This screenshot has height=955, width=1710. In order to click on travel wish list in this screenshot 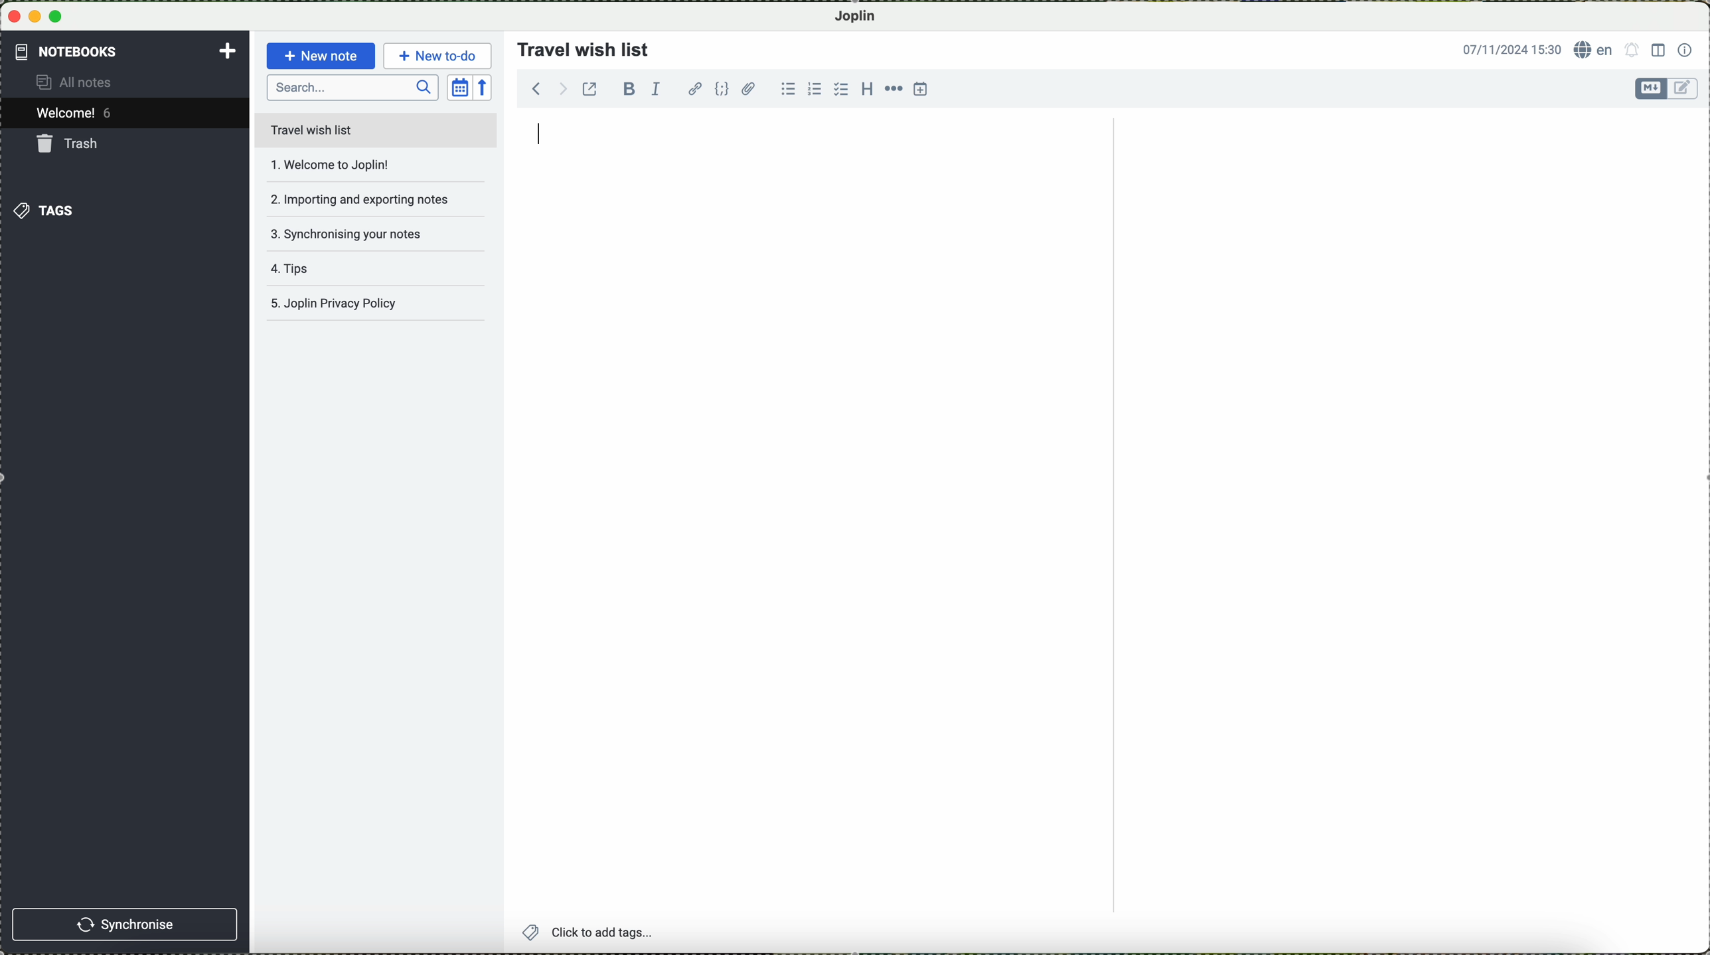, I will do `click(578, 45)`.